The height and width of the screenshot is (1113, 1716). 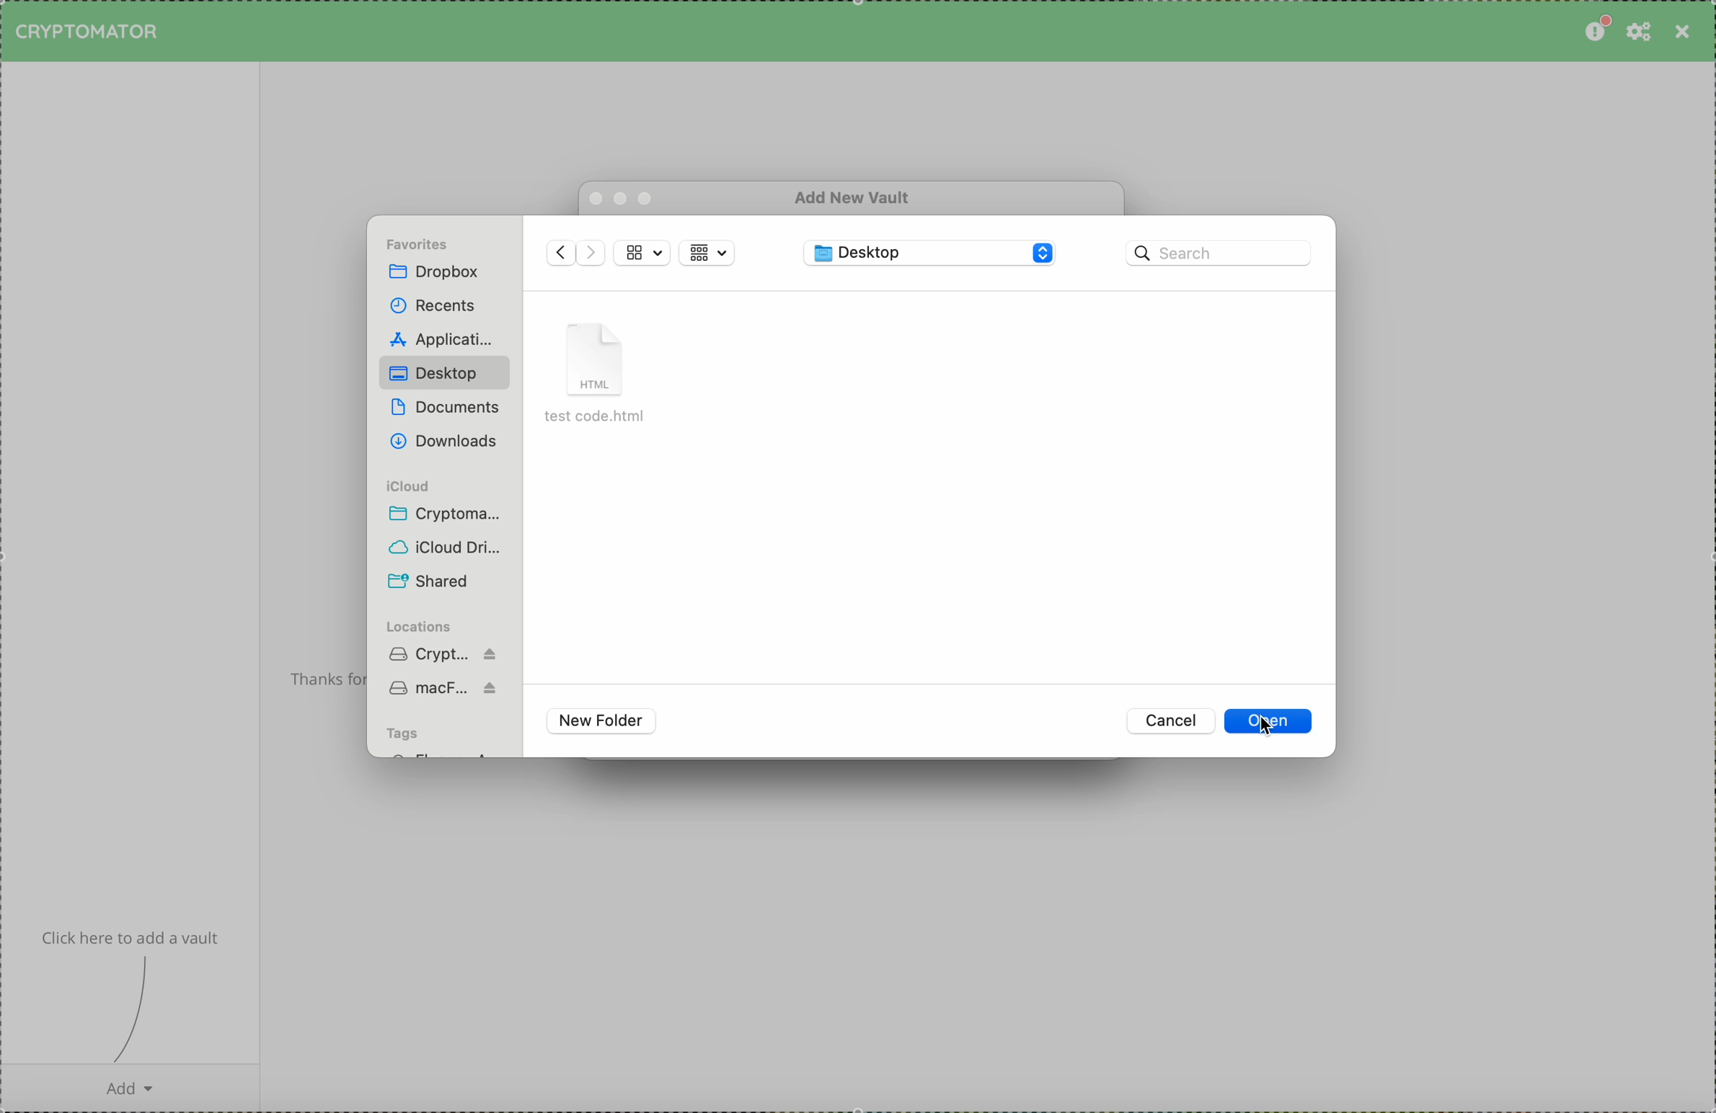 I want to click on applications, so click(x=443, y=339).